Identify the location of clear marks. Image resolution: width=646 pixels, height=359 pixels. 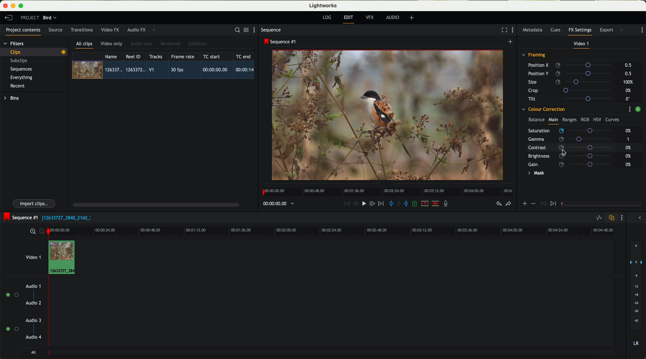
(399, 204).